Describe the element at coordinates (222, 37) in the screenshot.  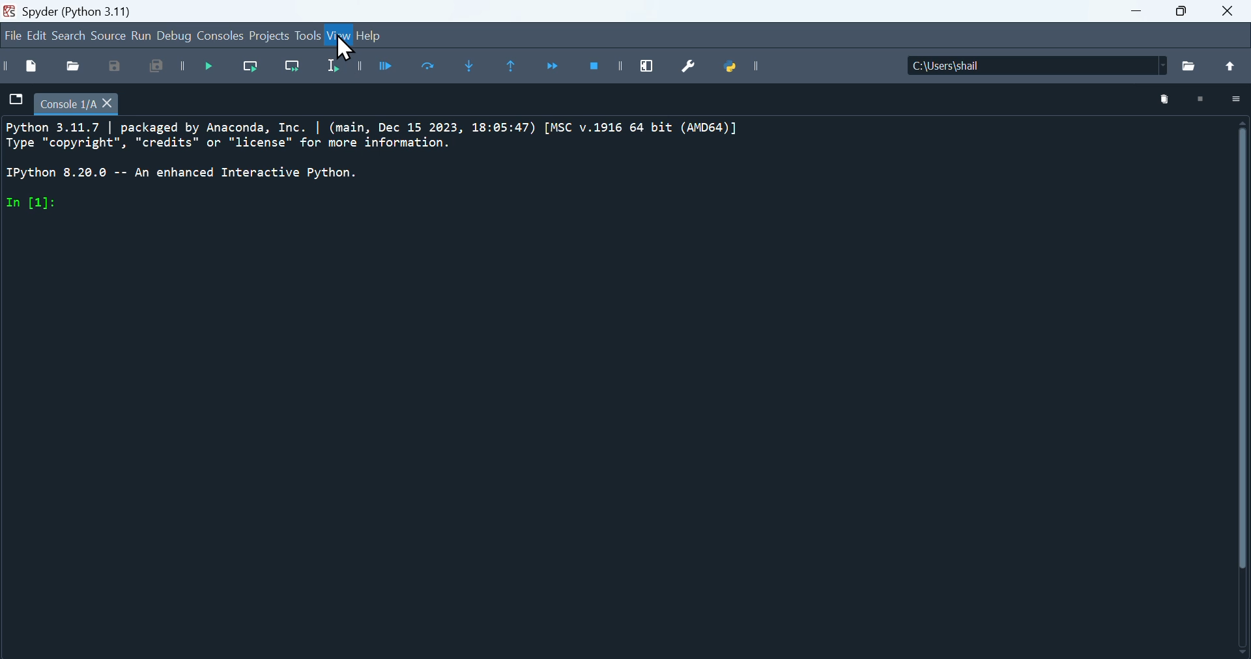
I see `Console` at that location.